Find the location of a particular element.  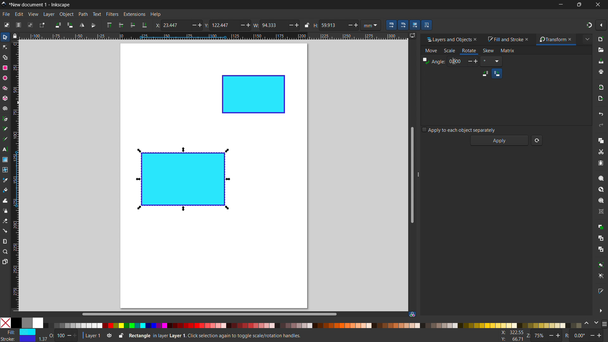

move gradients along with the objects is located at coordinates (415, 25).